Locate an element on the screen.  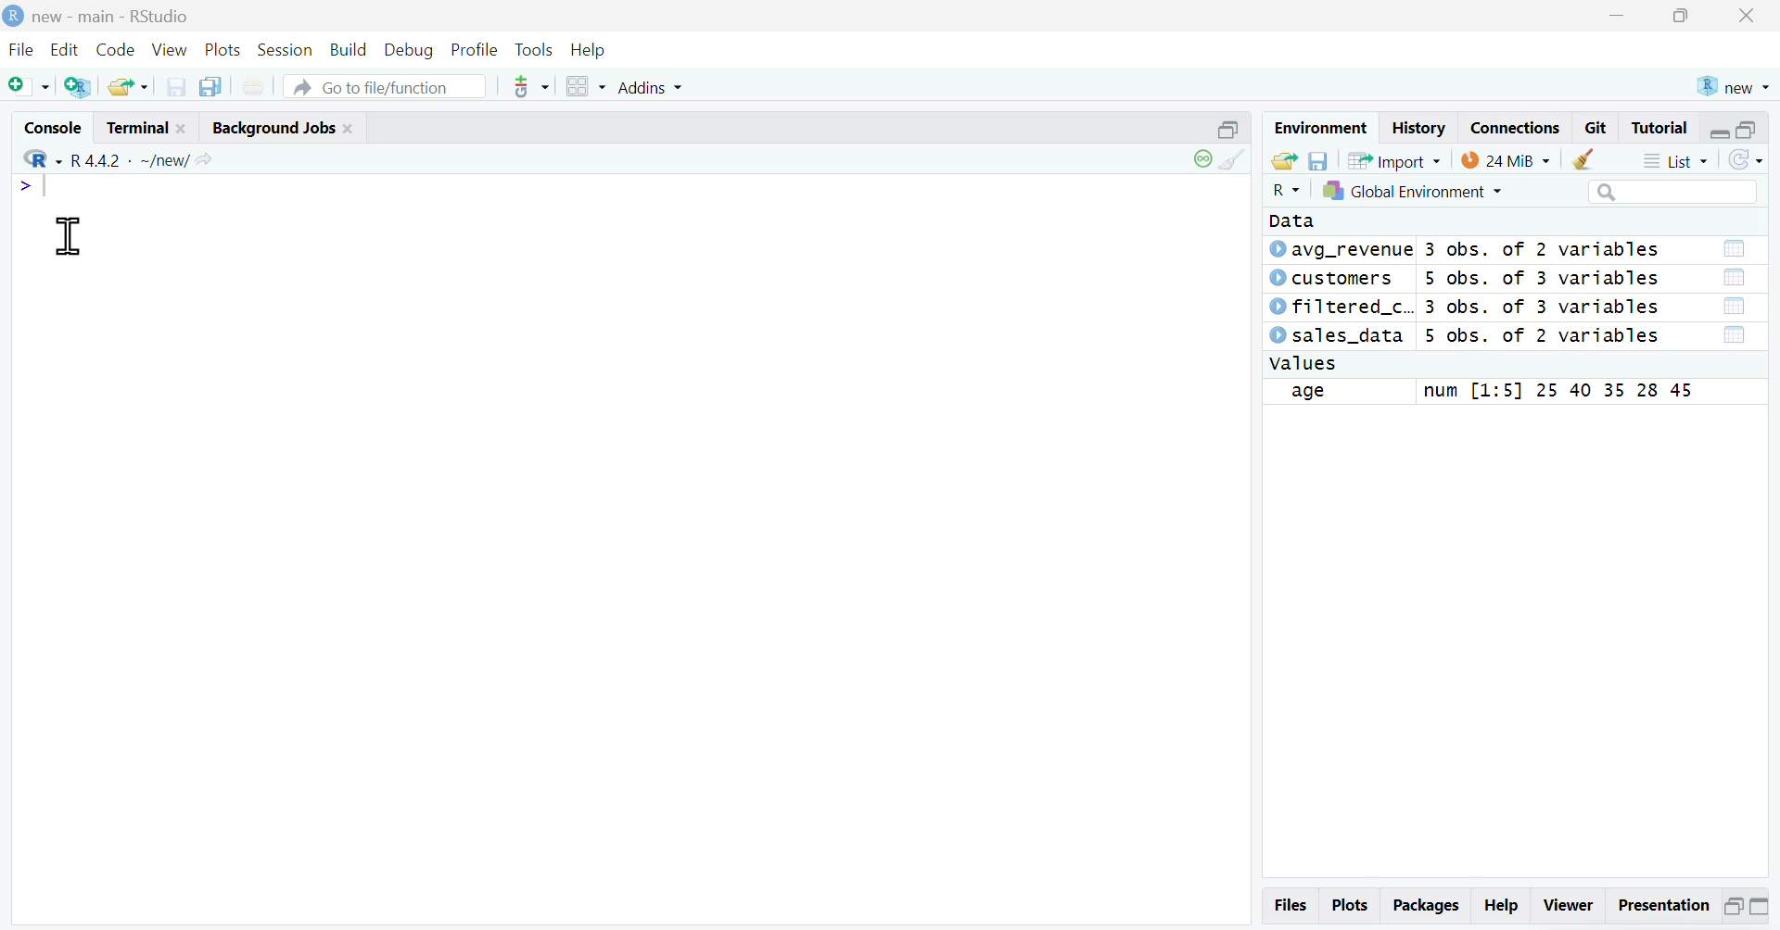
clear console is located at coordinates (1238, 159).